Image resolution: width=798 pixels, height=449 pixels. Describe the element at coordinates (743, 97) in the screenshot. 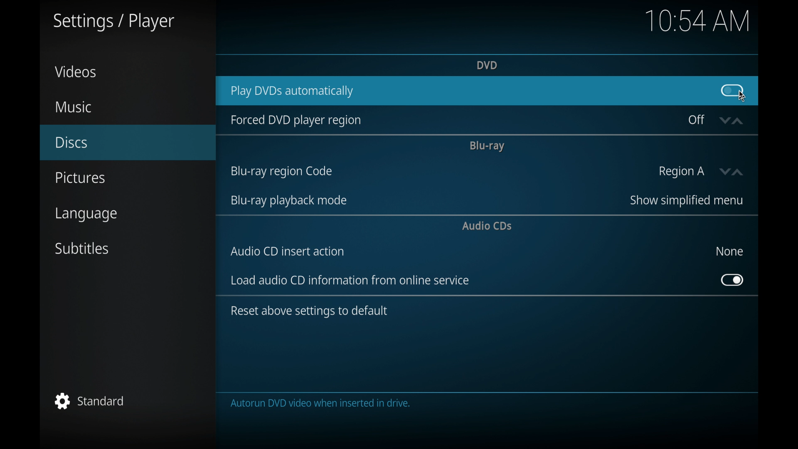

I see `cursor` at that location.